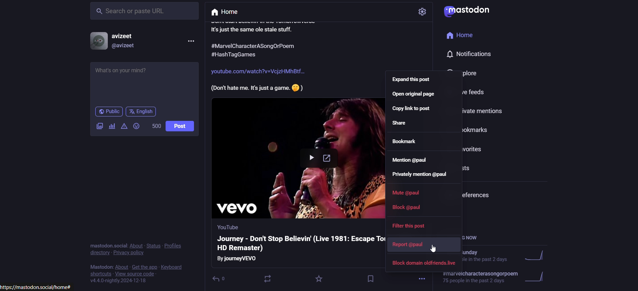 The height and width of the screenshot is (291, 638). Describe the element at coordinates (239, 259) in the screenshot. I see `` at that location.